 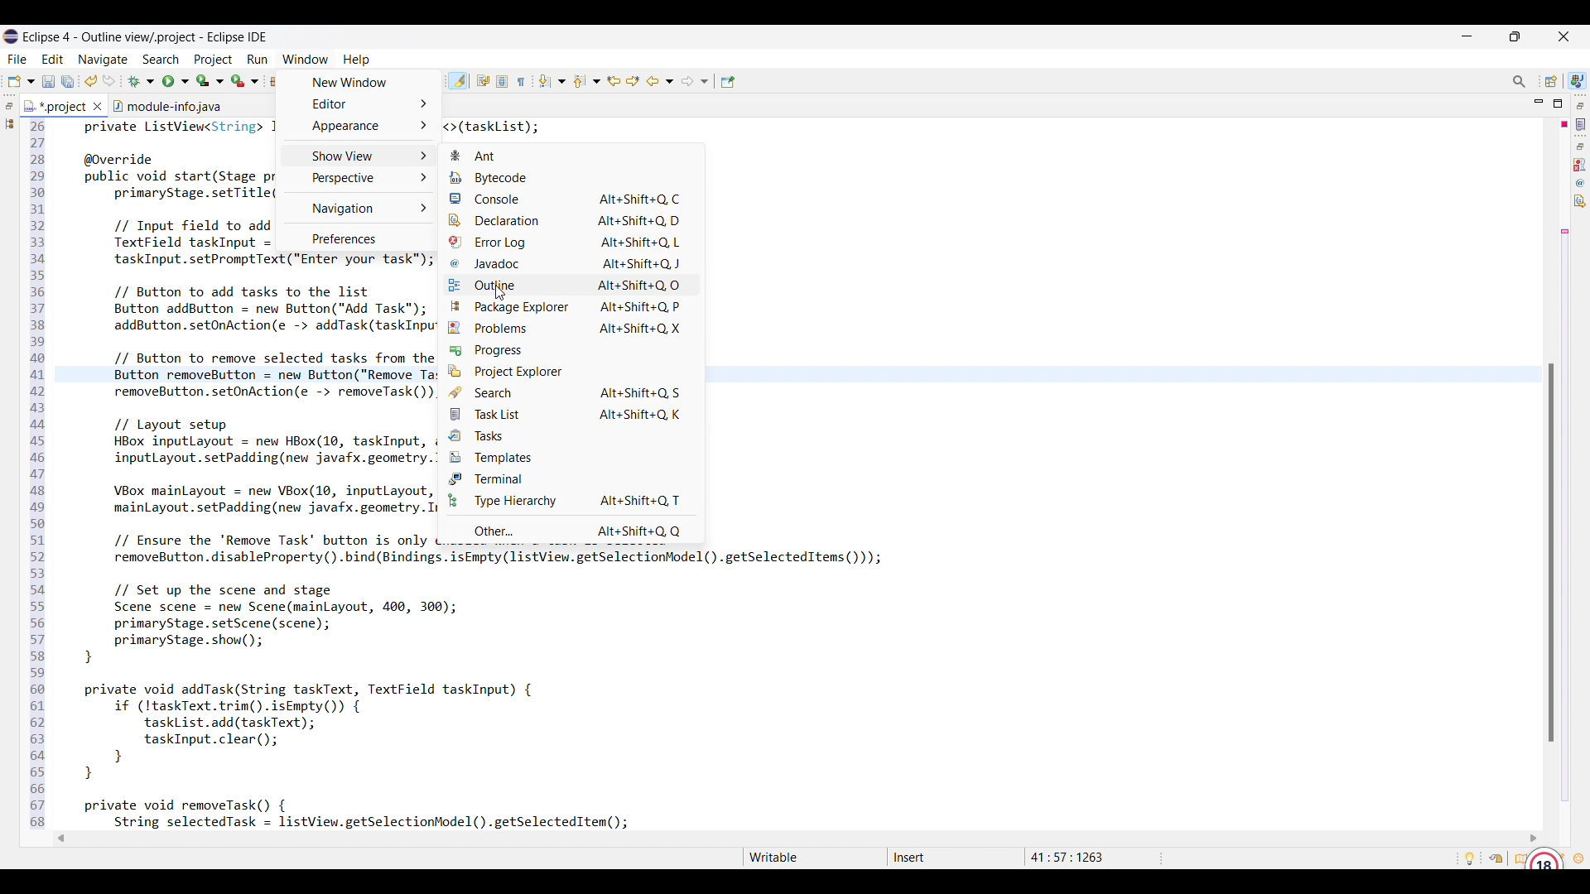 What do you see at coordinates (570, 242) in the screenshot?
I see `Error log` at bounding box center [570, 242].